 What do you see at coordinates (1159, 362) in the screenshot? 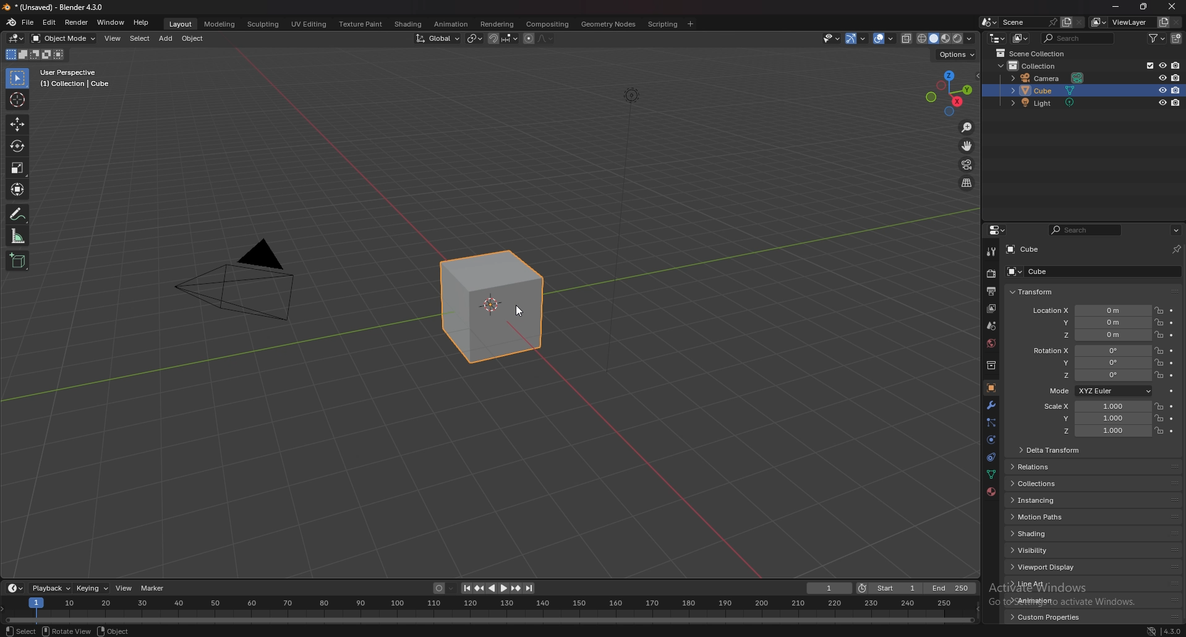
I see `lock location` at bounding box center [1159, 362].